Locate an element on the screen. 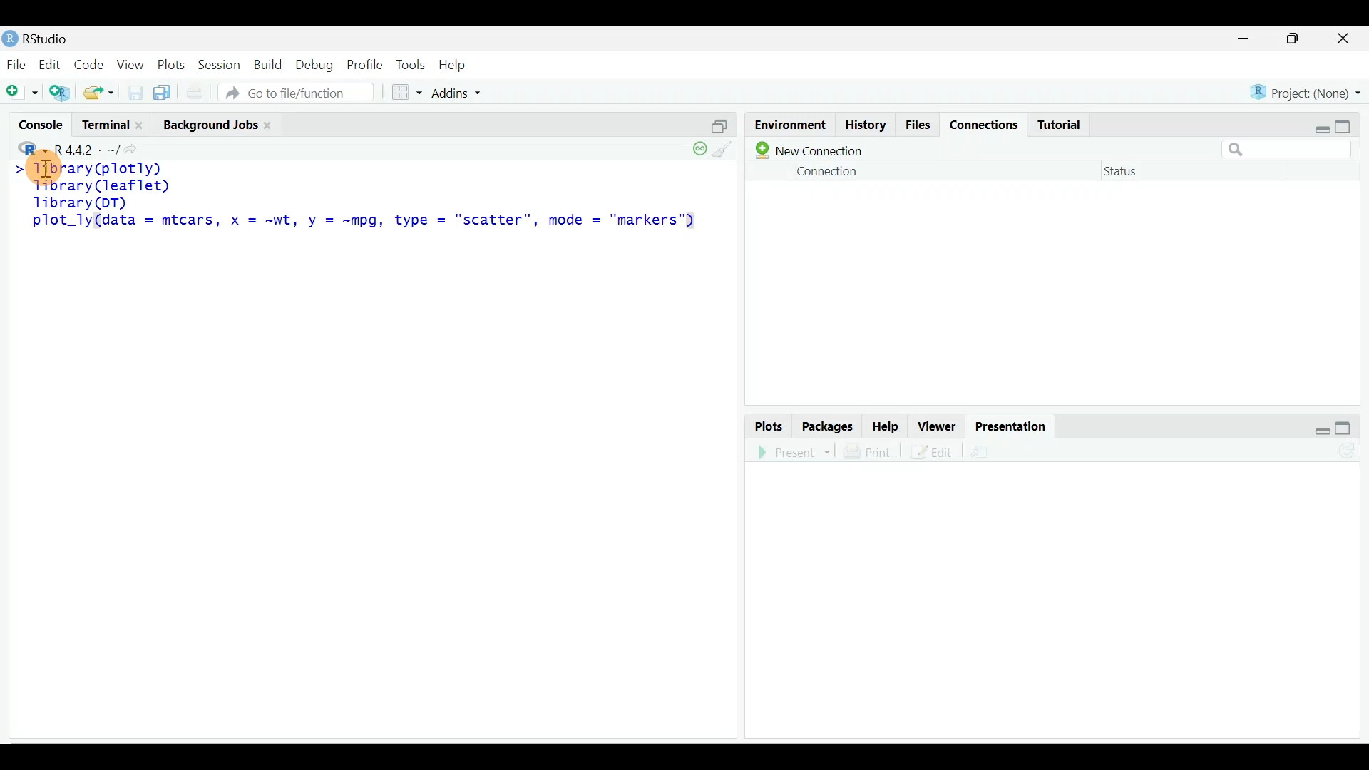 The width and height of the screenshot is (1369, 770). minimize is located at coordinates (1249, 37).